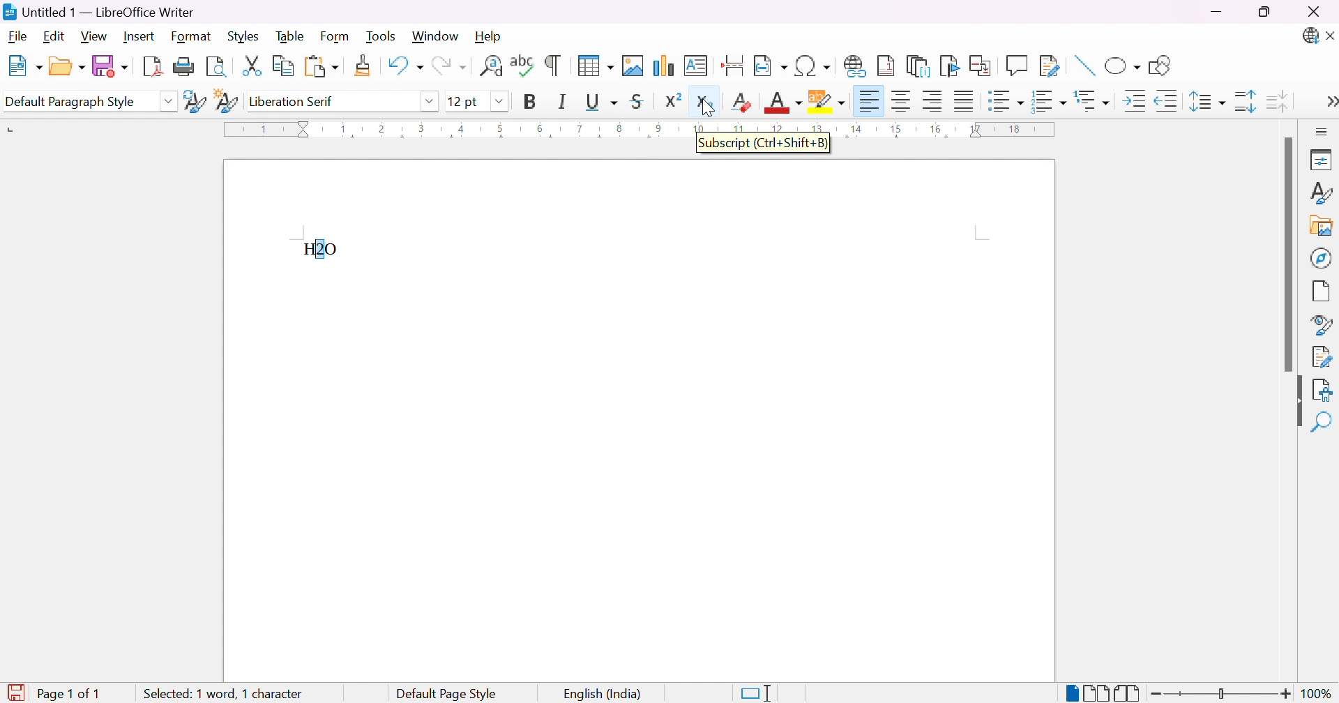  I want to click on Default paragraph style, so click(70, 103).